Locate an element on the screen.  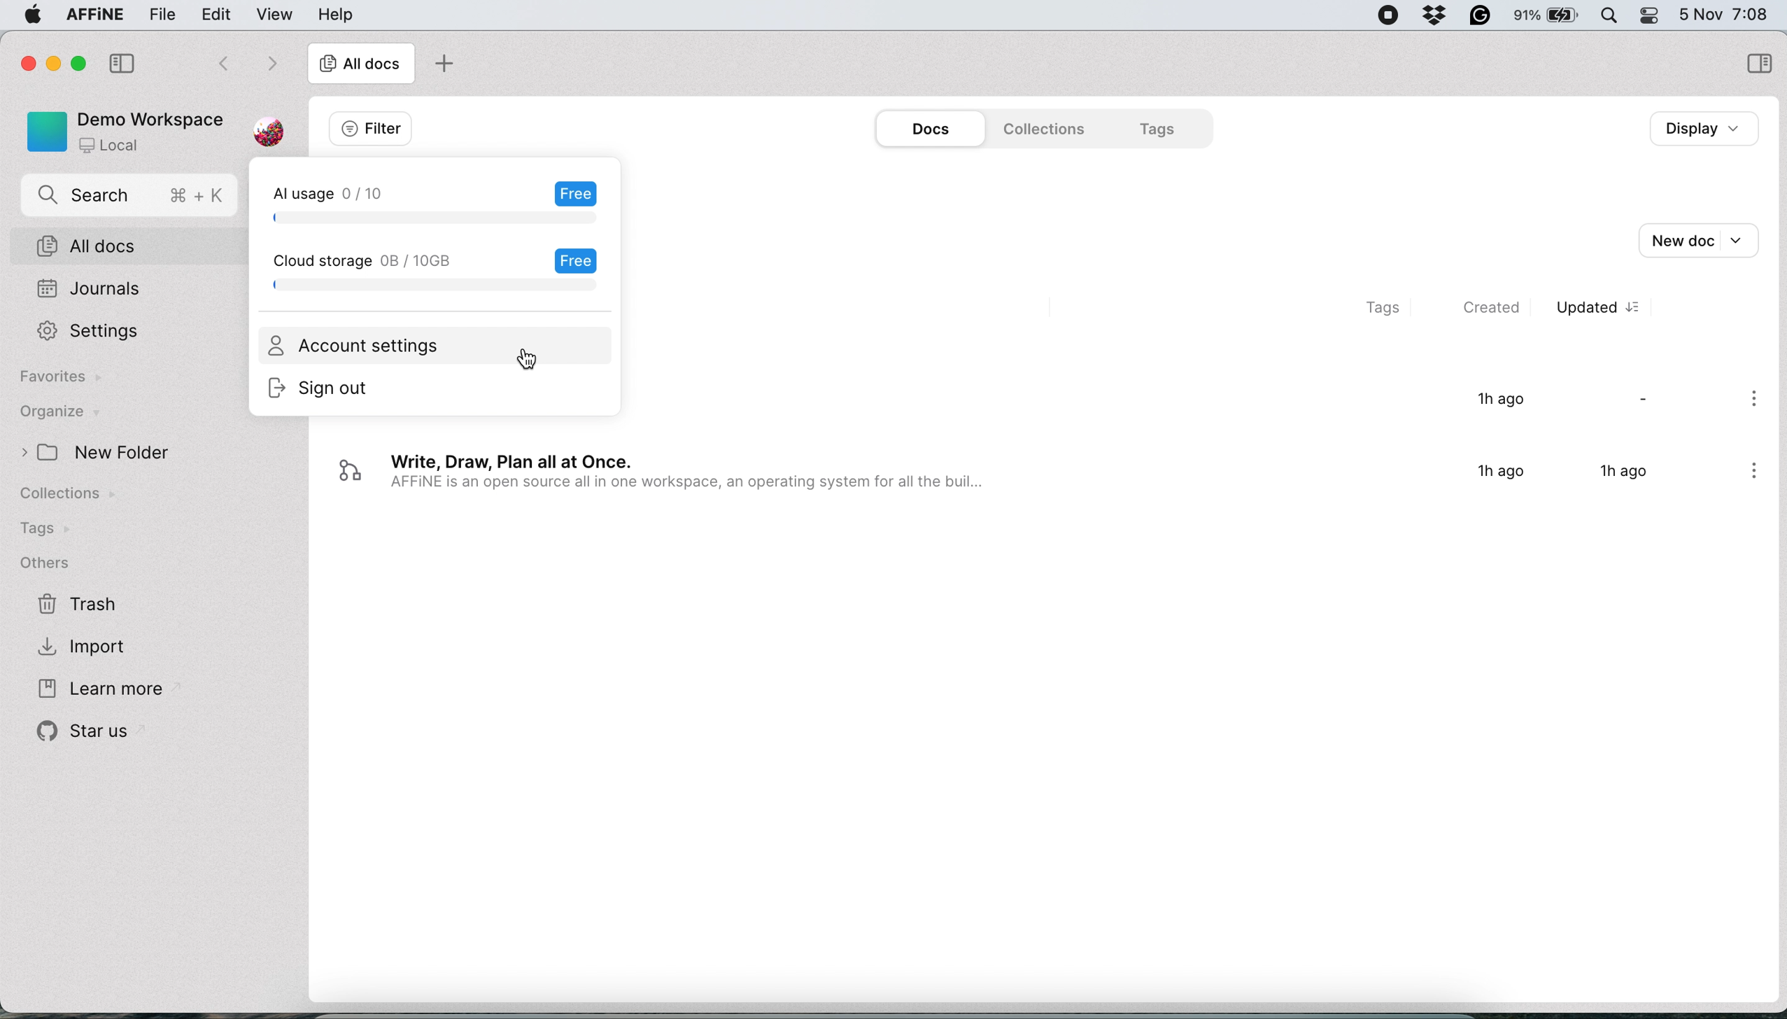
view is located at coordinates (275, 15).